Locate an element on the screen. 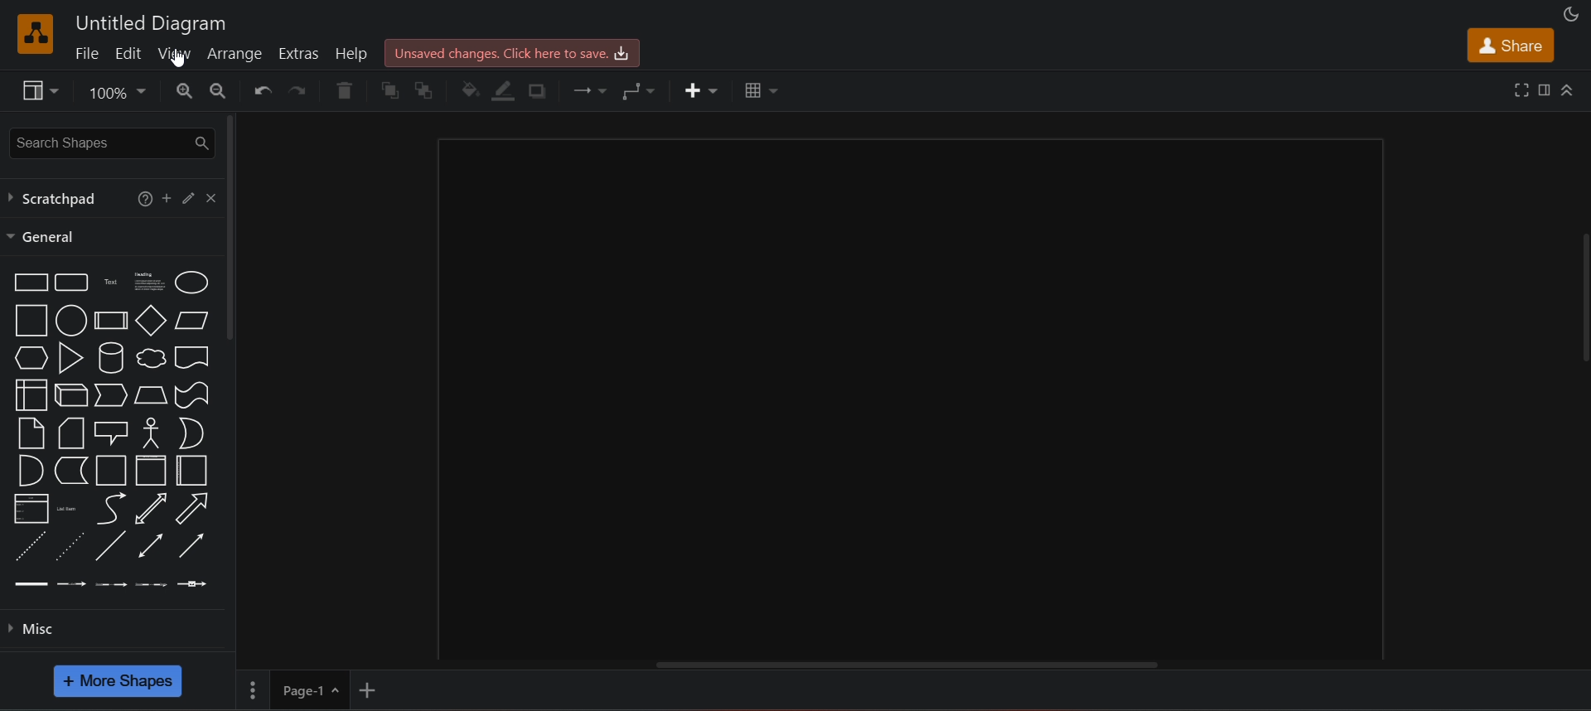 The image size is (1591, 711). process is located at coordinates (109, 320).